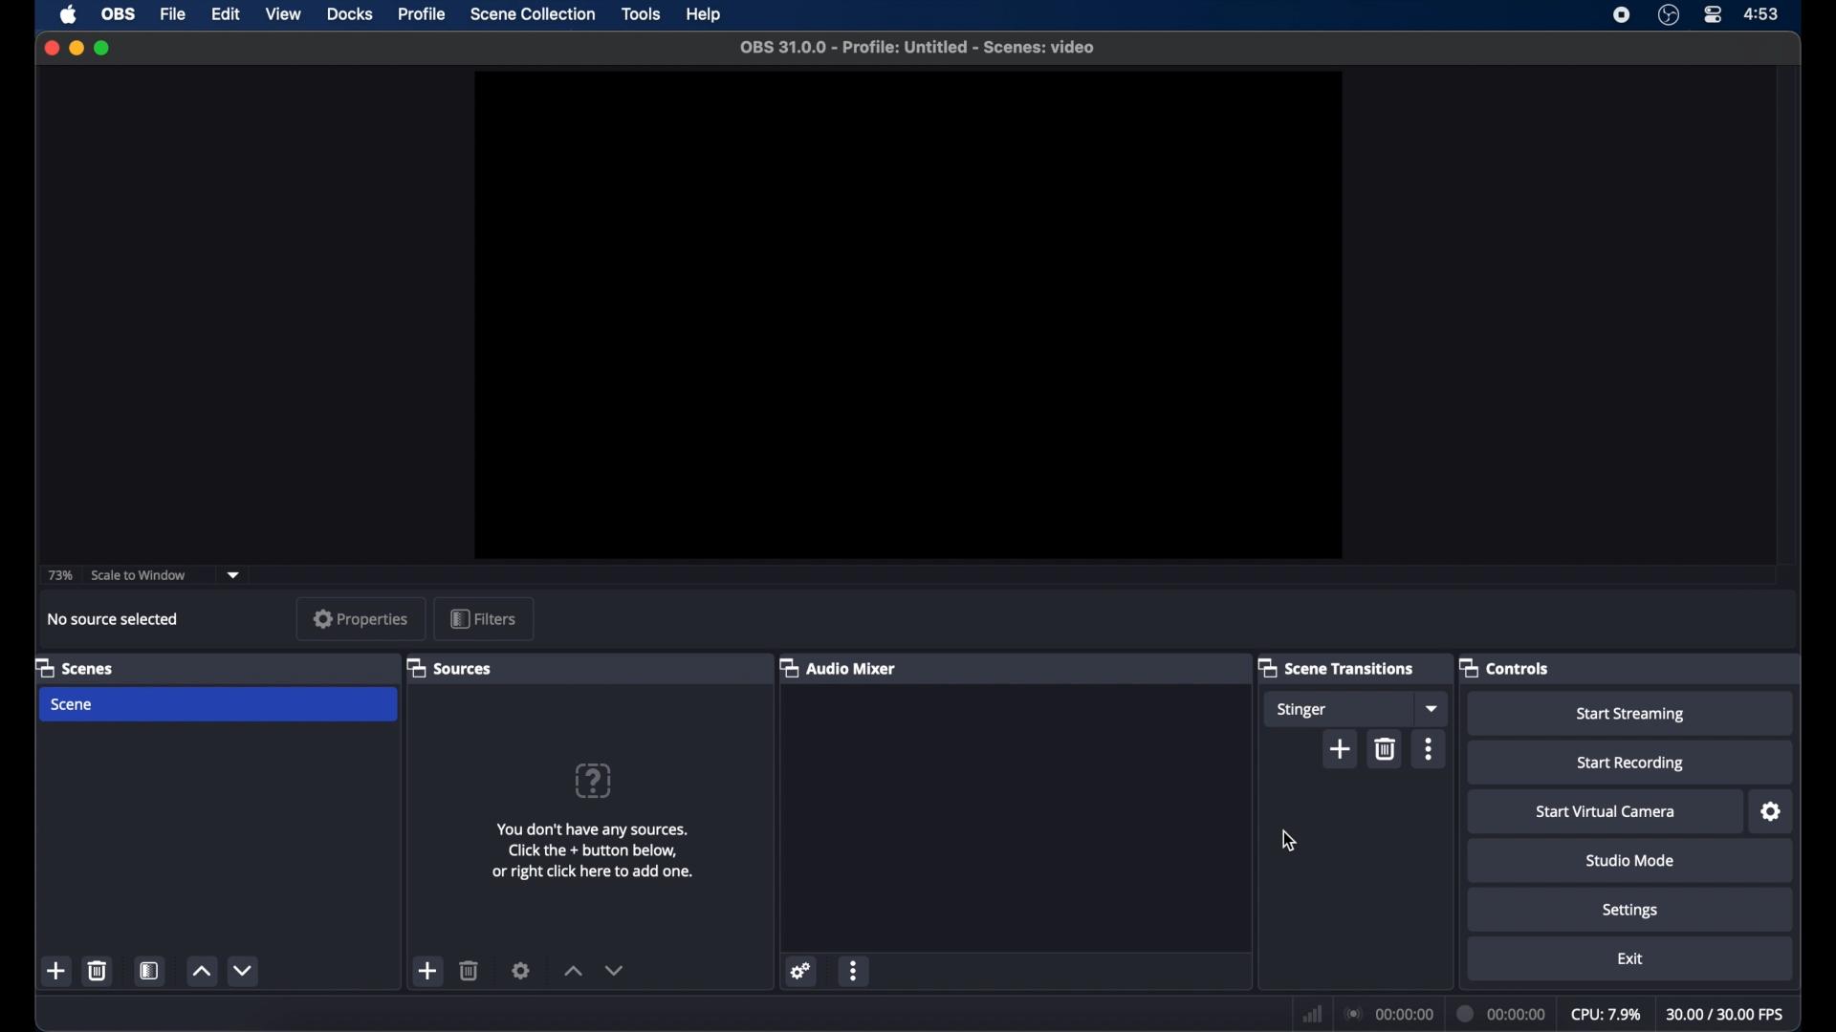 Image resolution: width=1836 pixels, height=1032 pixels. I want to click on network, so click(1310, 1012).